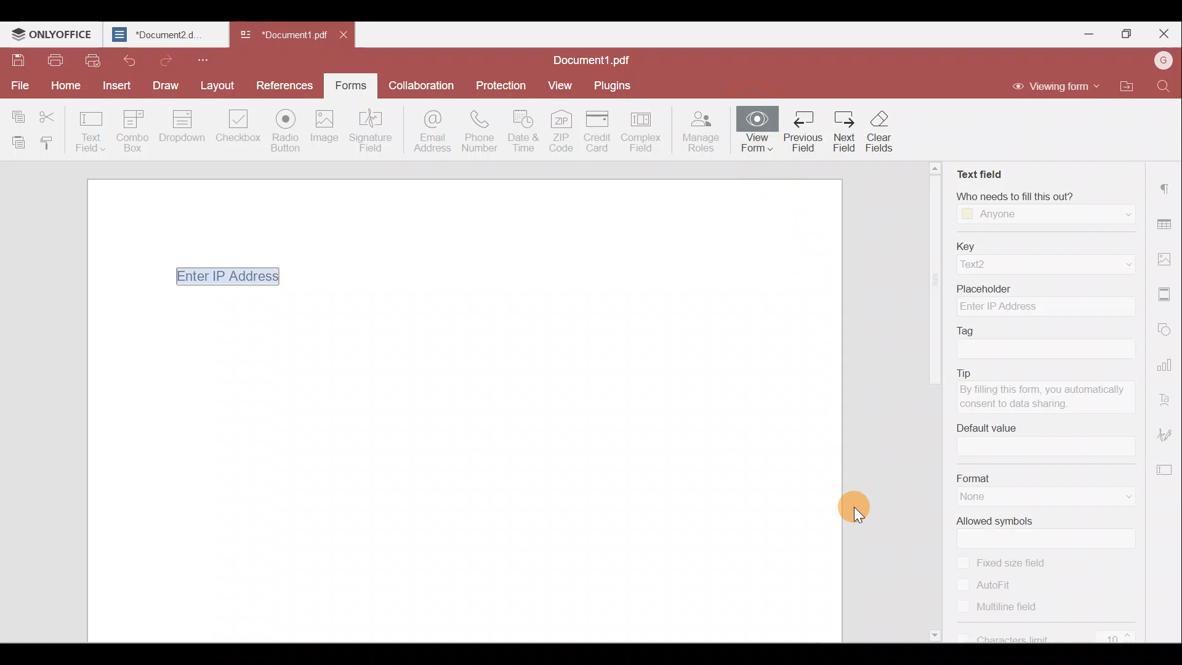 The image size is (1182, 665). What do you see at coordinates (598, 131) in the screenshot?
I see `Credit card` at bounding box center [598, 131].